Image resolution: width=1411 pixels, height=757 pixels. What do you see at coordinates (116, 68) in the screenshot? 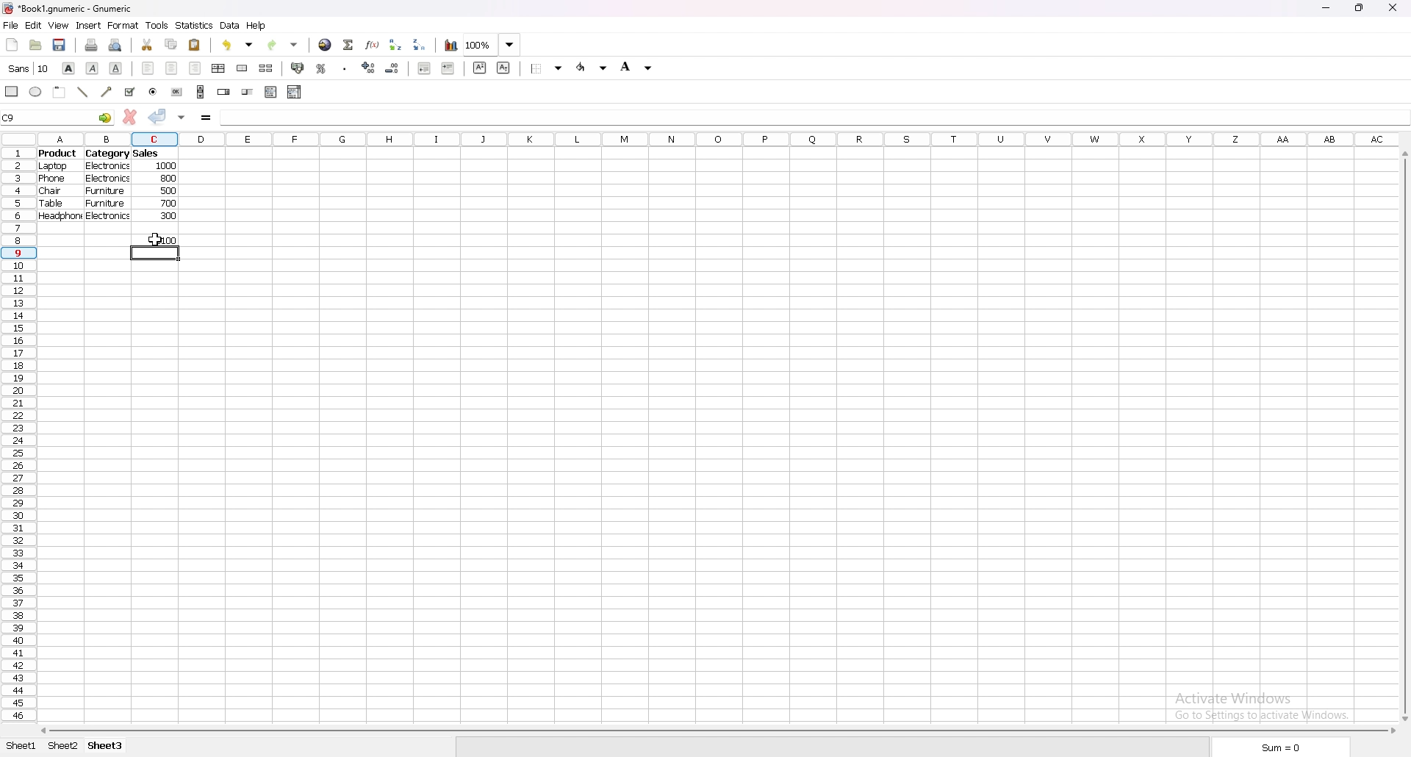
I see `underline` at bounding box center [116, 68].